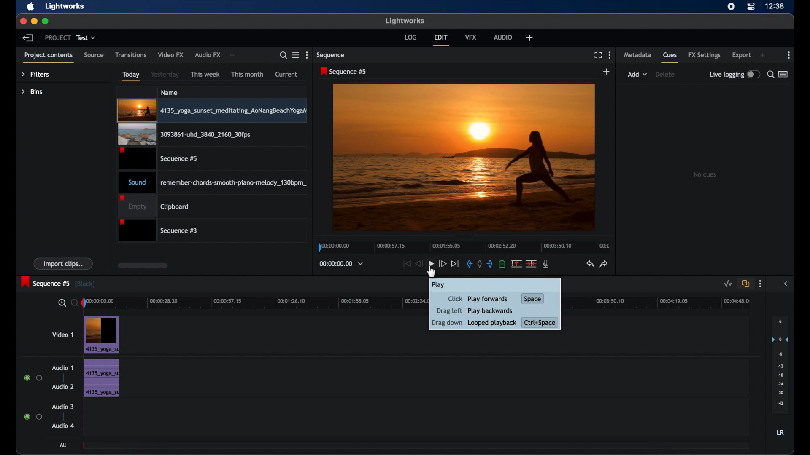 This screenshot has height=455, width=810. What do you see at coordinates (405, 21) in the screenshot?
I see `lightworks` at bounding box center [405, 21].